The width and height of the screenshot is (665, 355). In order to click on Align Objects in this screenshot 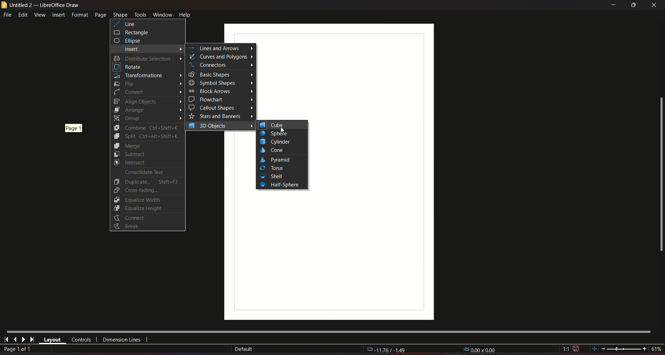, I will do `click(135, 101)`.